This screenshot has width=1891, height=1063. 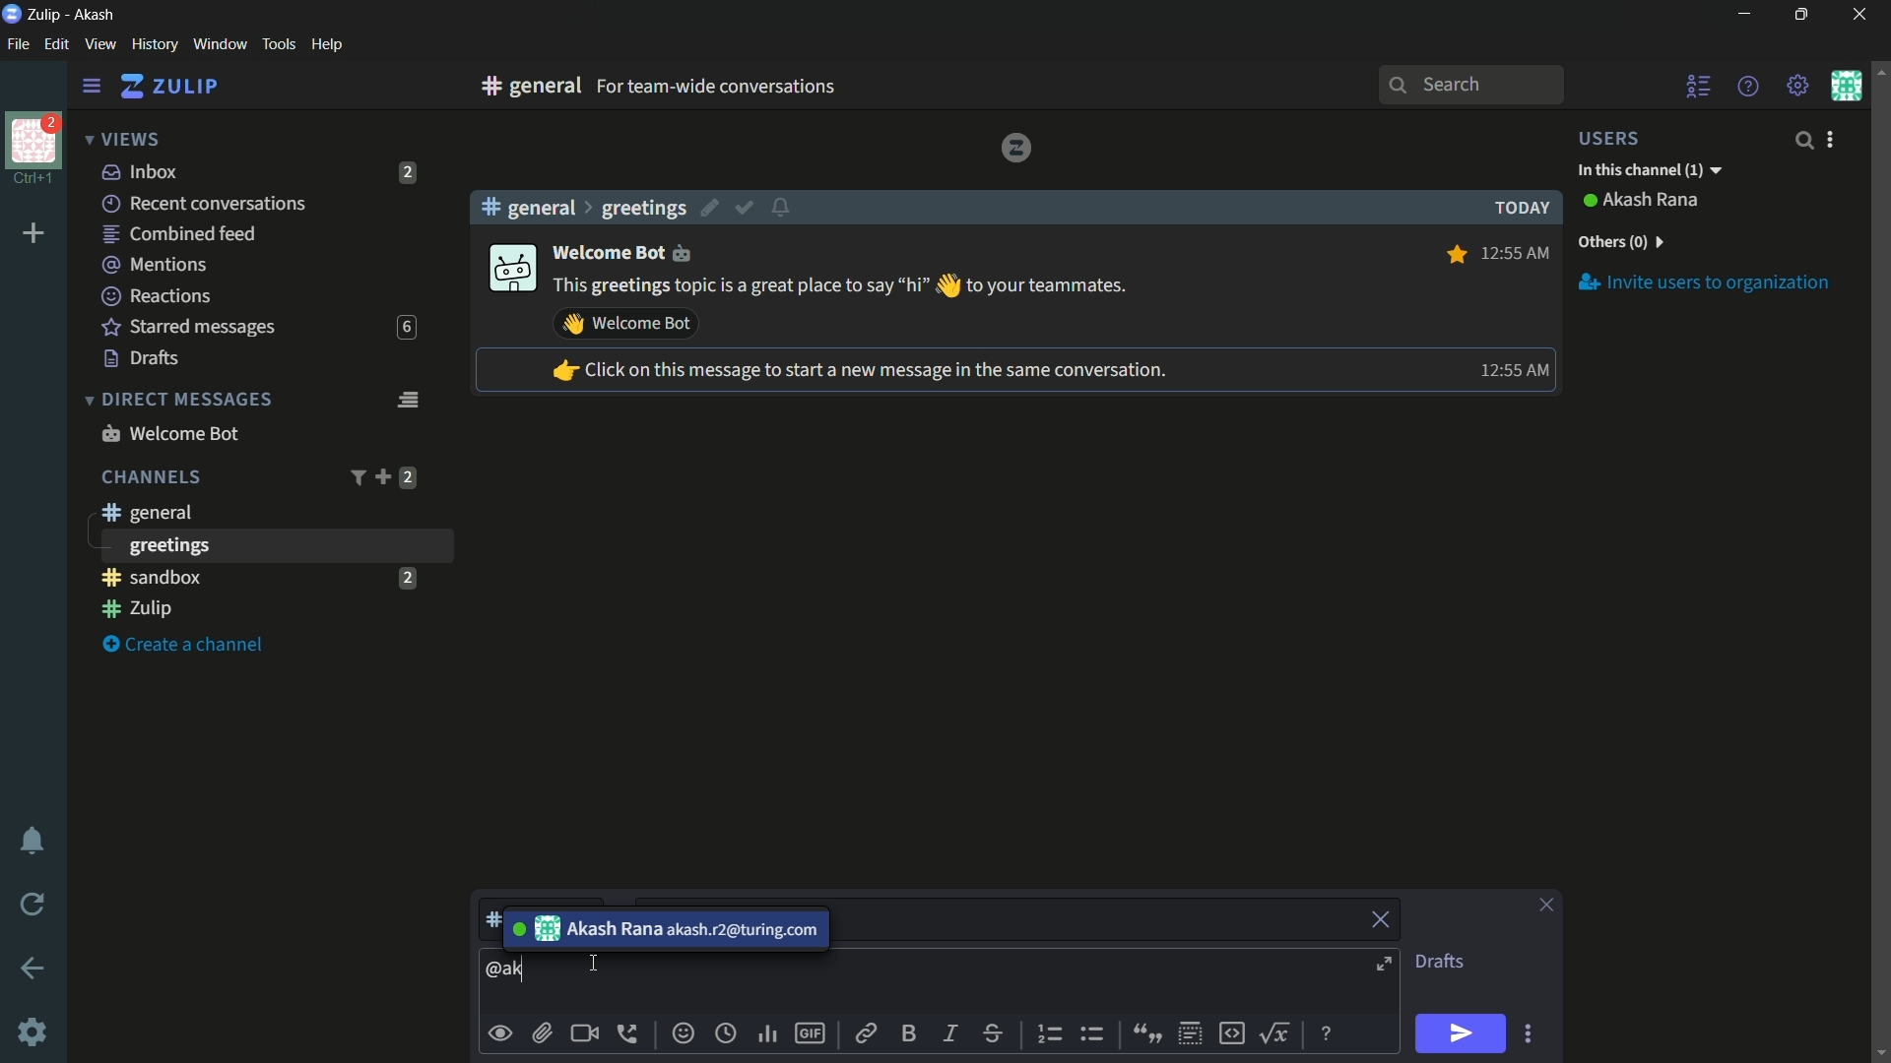 What do you see at coordinates (122, 141) in the screenshot?
I see `views dropdown` at bounding box center [122, 141].